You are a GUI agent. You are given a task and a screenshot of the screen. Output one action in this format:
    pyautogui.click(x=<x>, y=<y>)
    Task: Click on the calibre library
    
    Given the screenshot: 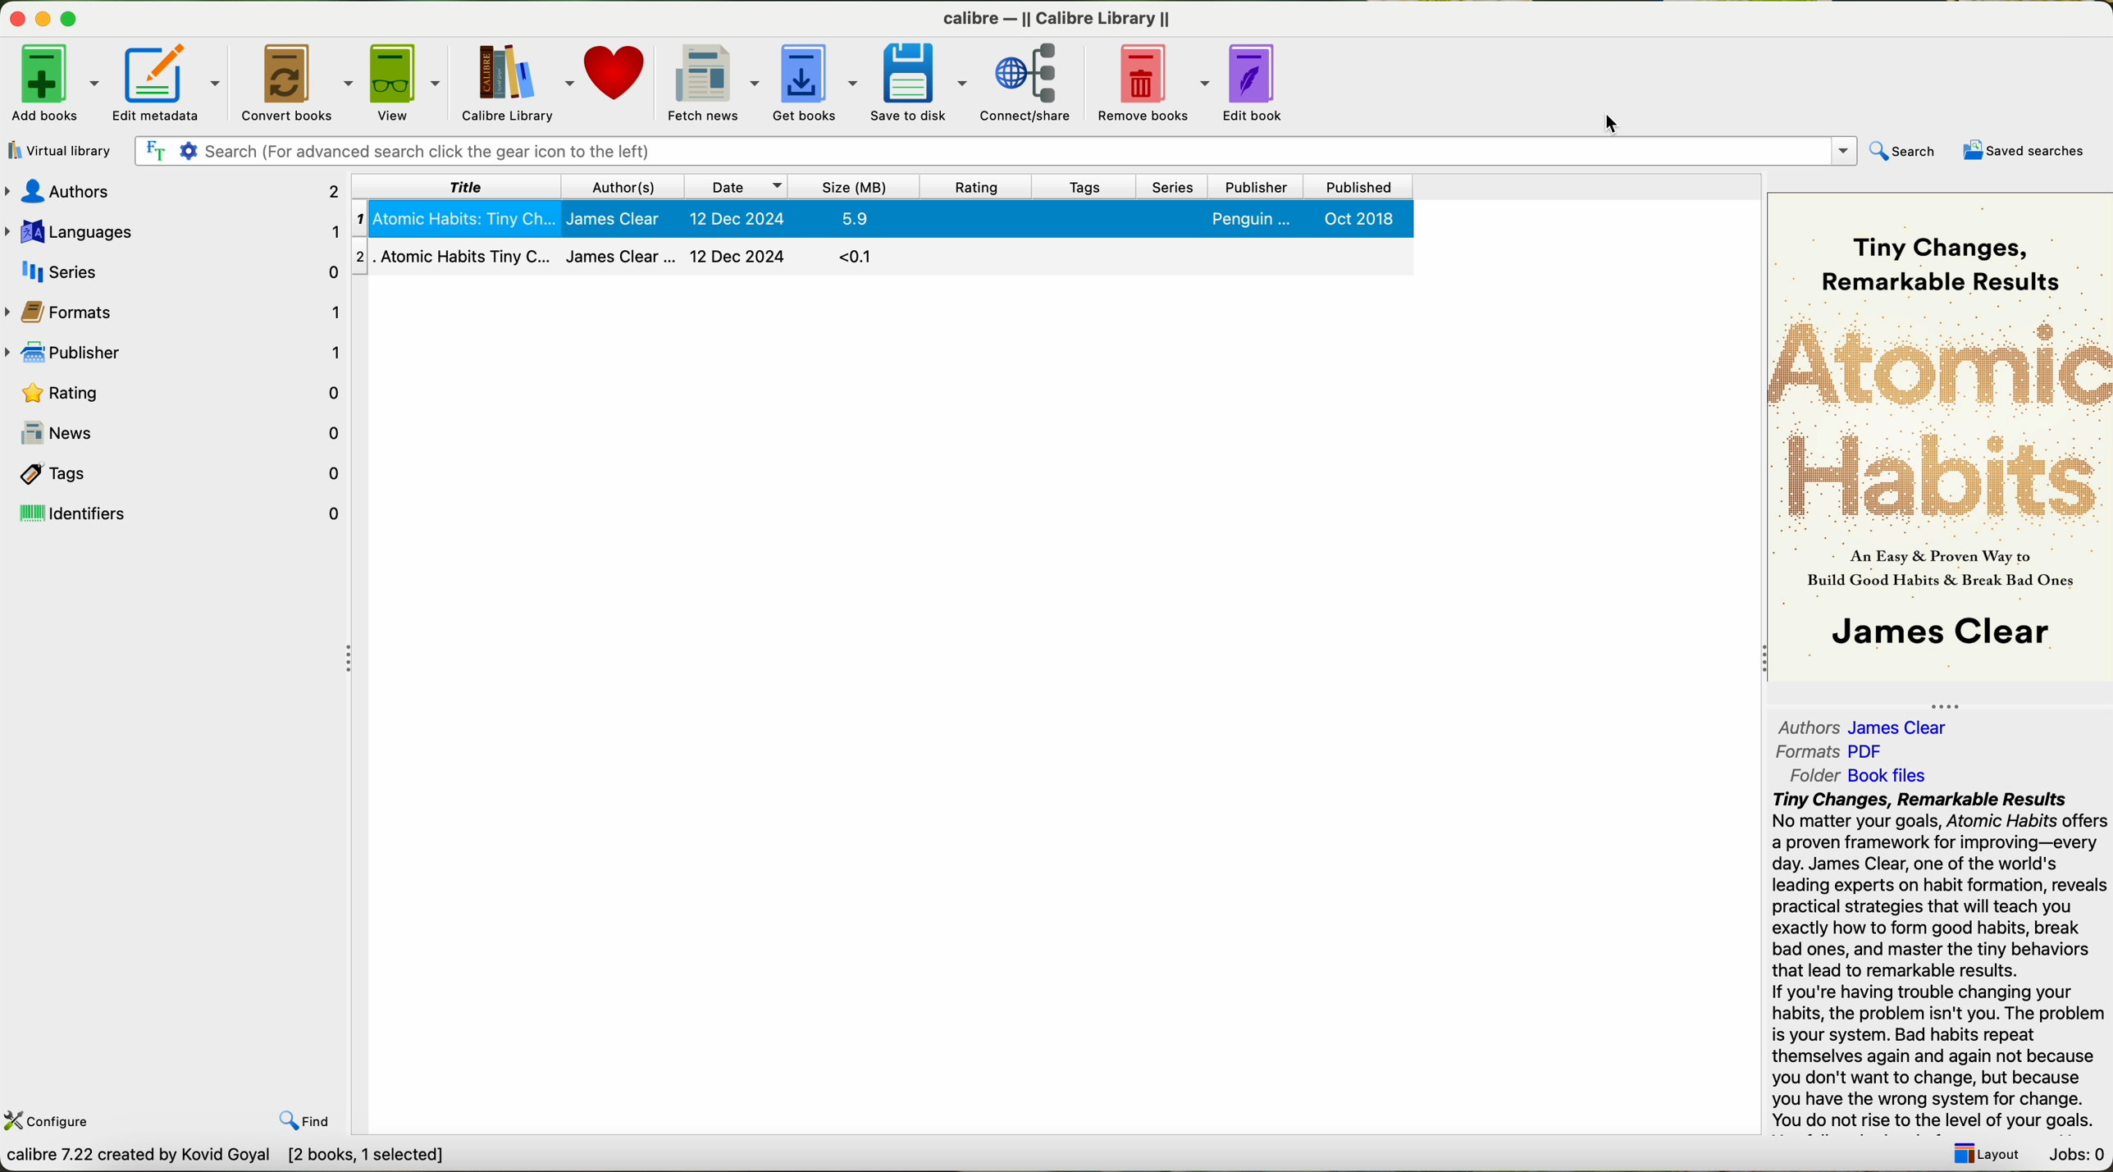 What is the action you would take?
    pyautogui.click(x=513, y=83)
    